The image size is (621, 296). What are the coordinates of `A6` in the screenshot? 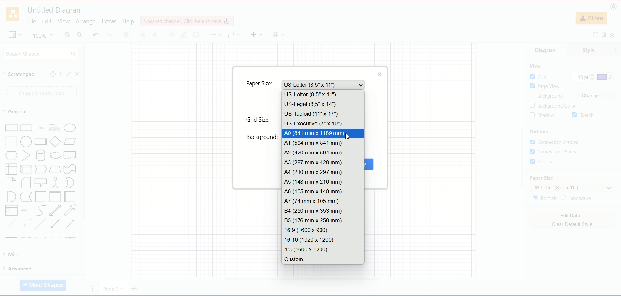 It's located at (323, 192).